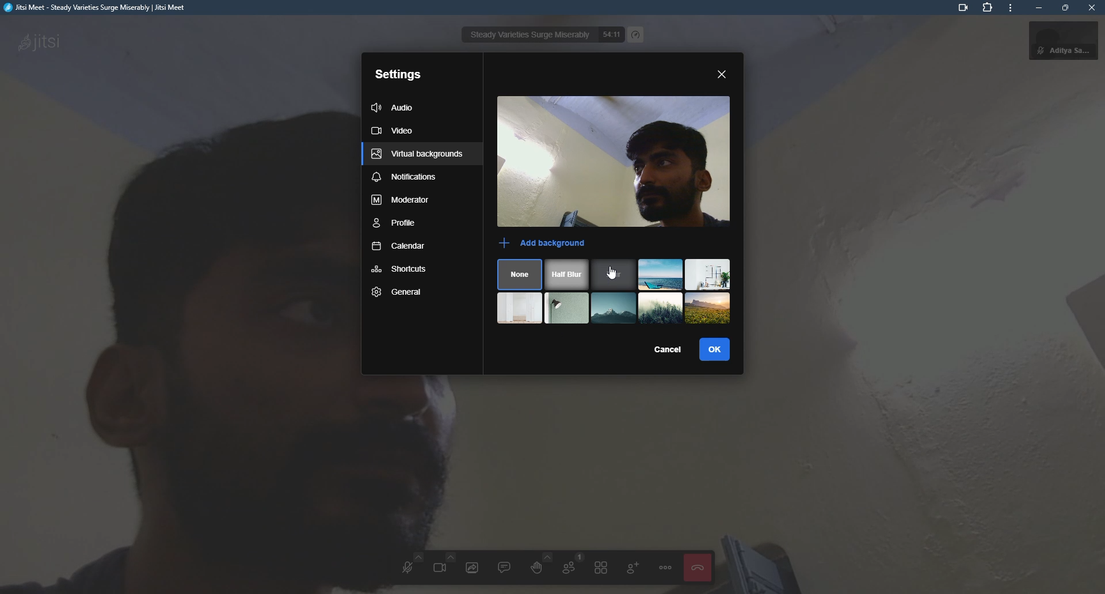  I want to click on close, so click(1091, 7).